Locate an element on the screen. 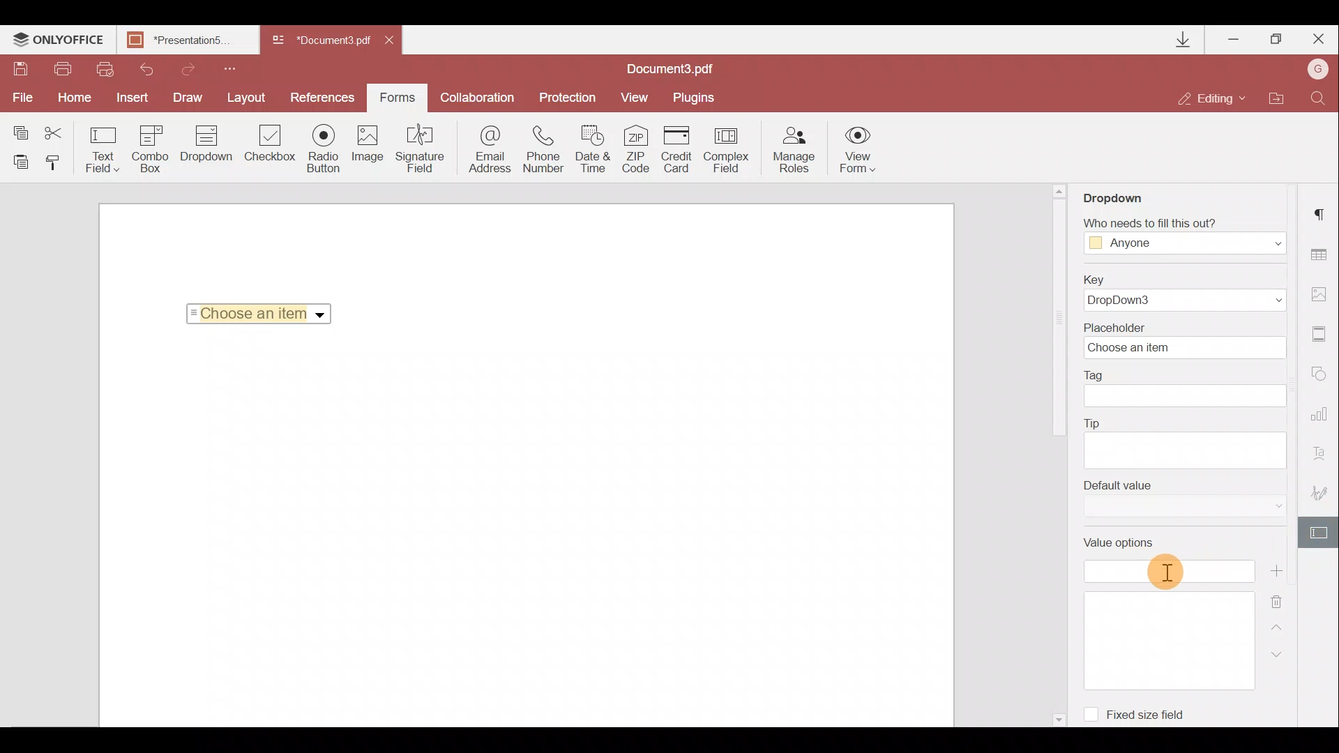  Combo box is located at coordinates (149, 149).